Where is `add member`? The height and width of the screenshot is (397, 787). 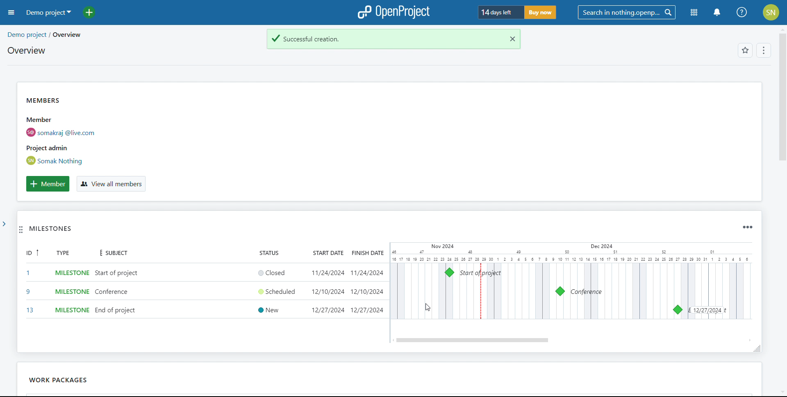 add member is located at coordinates (48, 184).